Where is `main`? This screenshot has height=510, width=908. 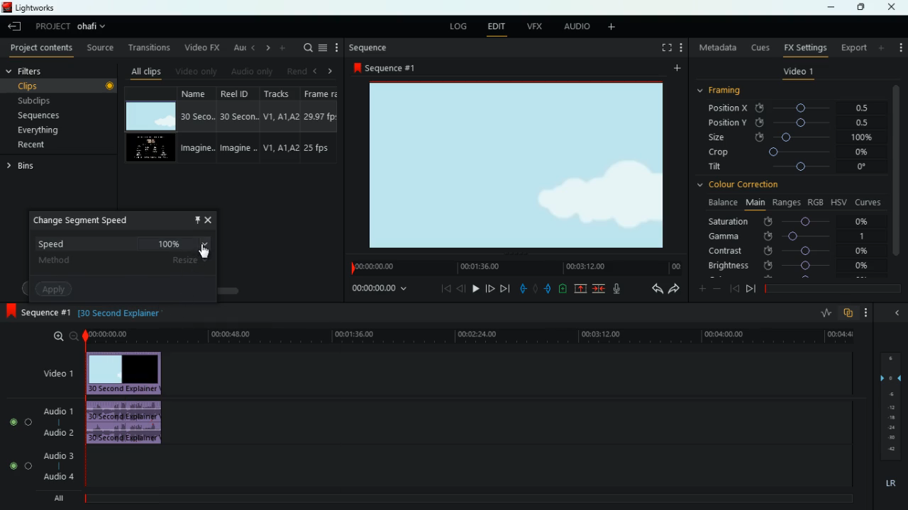 main is located at coordinates (753, 203).